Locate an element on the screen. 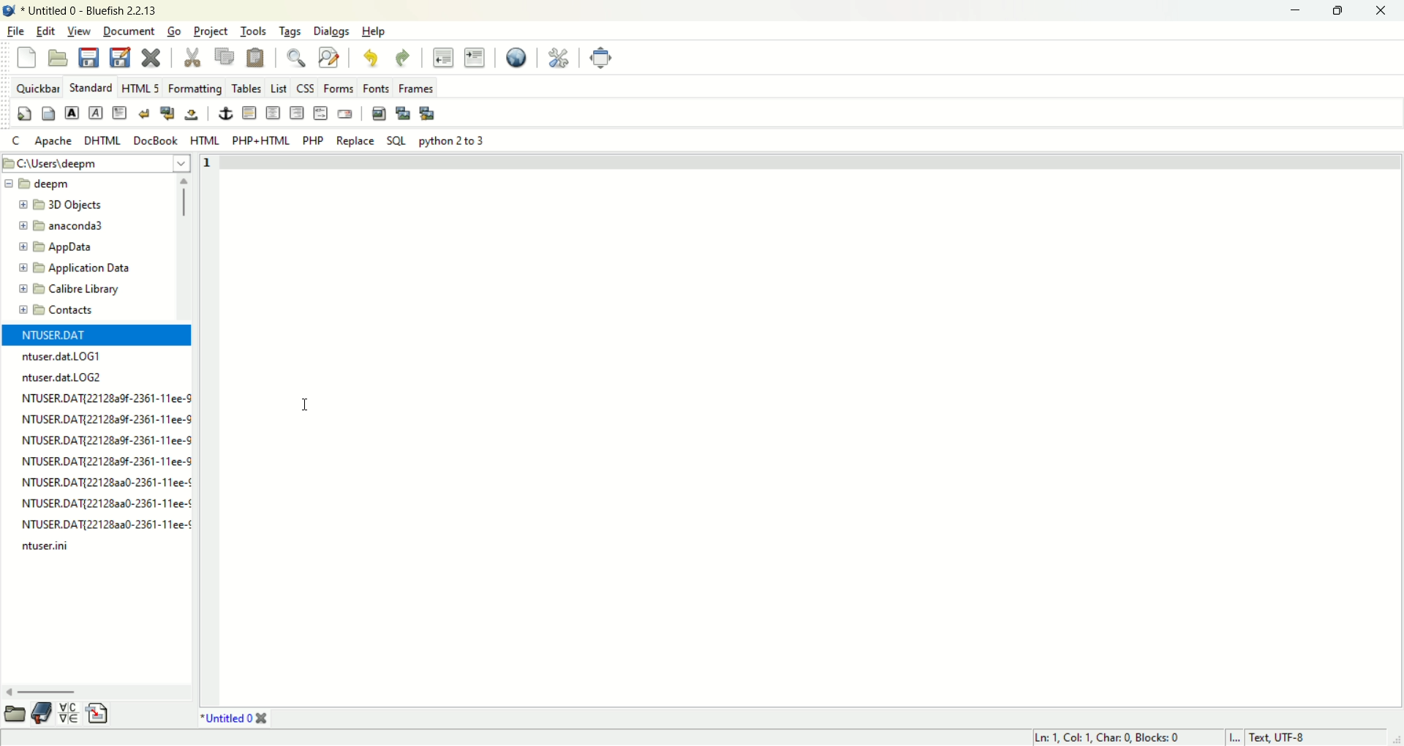 The image size is (1404, 746). character encoding is located at coordinates (1298, 738).